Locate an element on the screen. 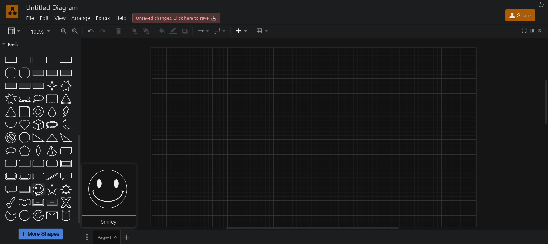  pie is located at coordinates (9, 216).